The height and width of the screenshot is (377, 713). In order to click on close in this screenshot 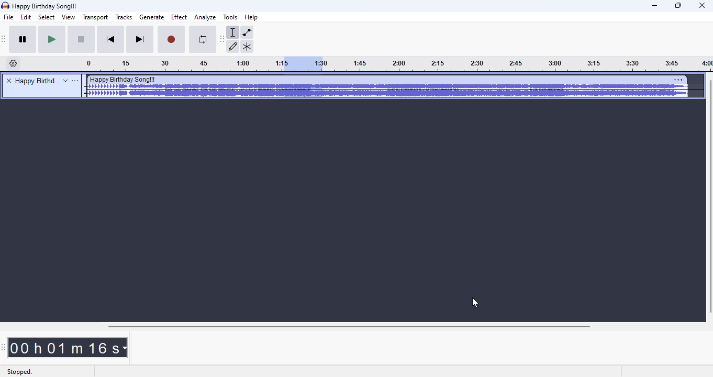, I will do `click(702, 6)`.